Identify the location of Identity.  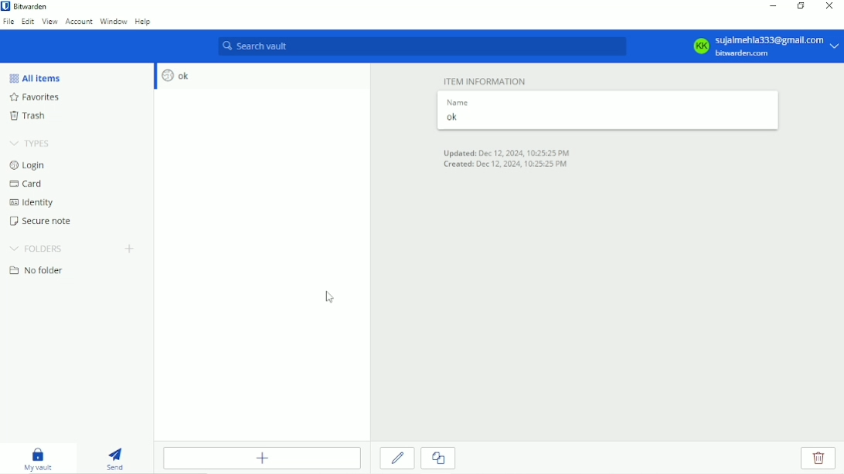
(36, 204).